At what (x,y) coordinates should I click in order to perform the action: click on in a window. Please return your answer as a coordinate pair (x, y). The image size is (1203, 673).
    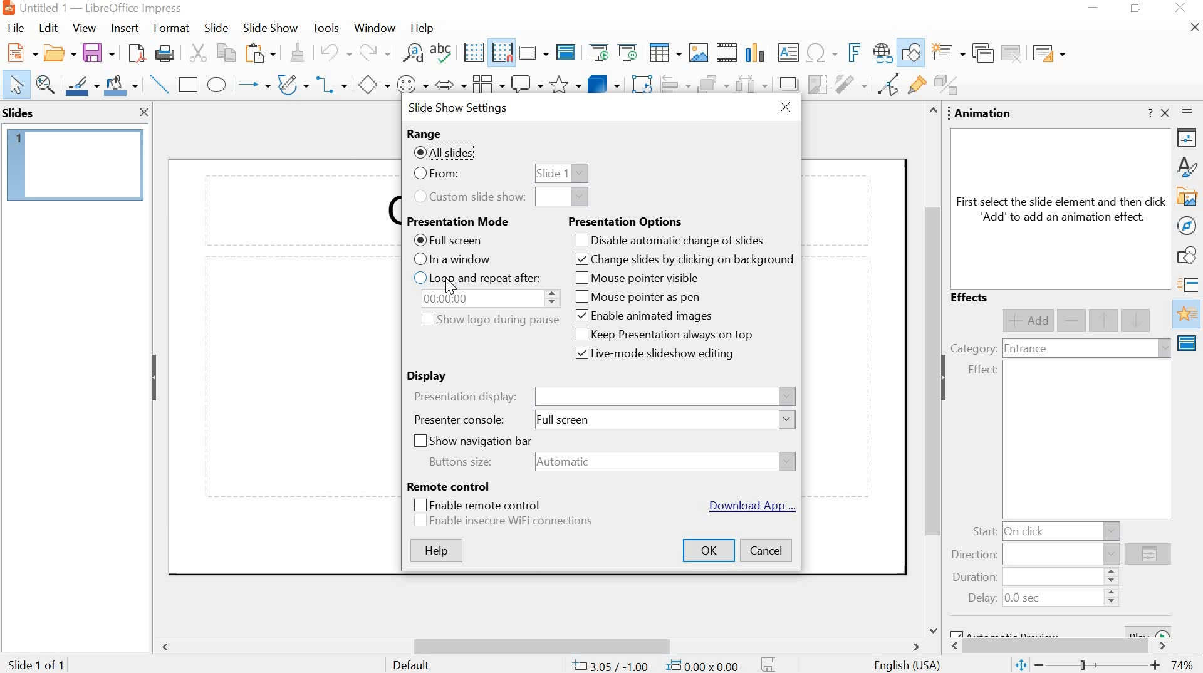
    Looking at the image, I should click on (454, 259).